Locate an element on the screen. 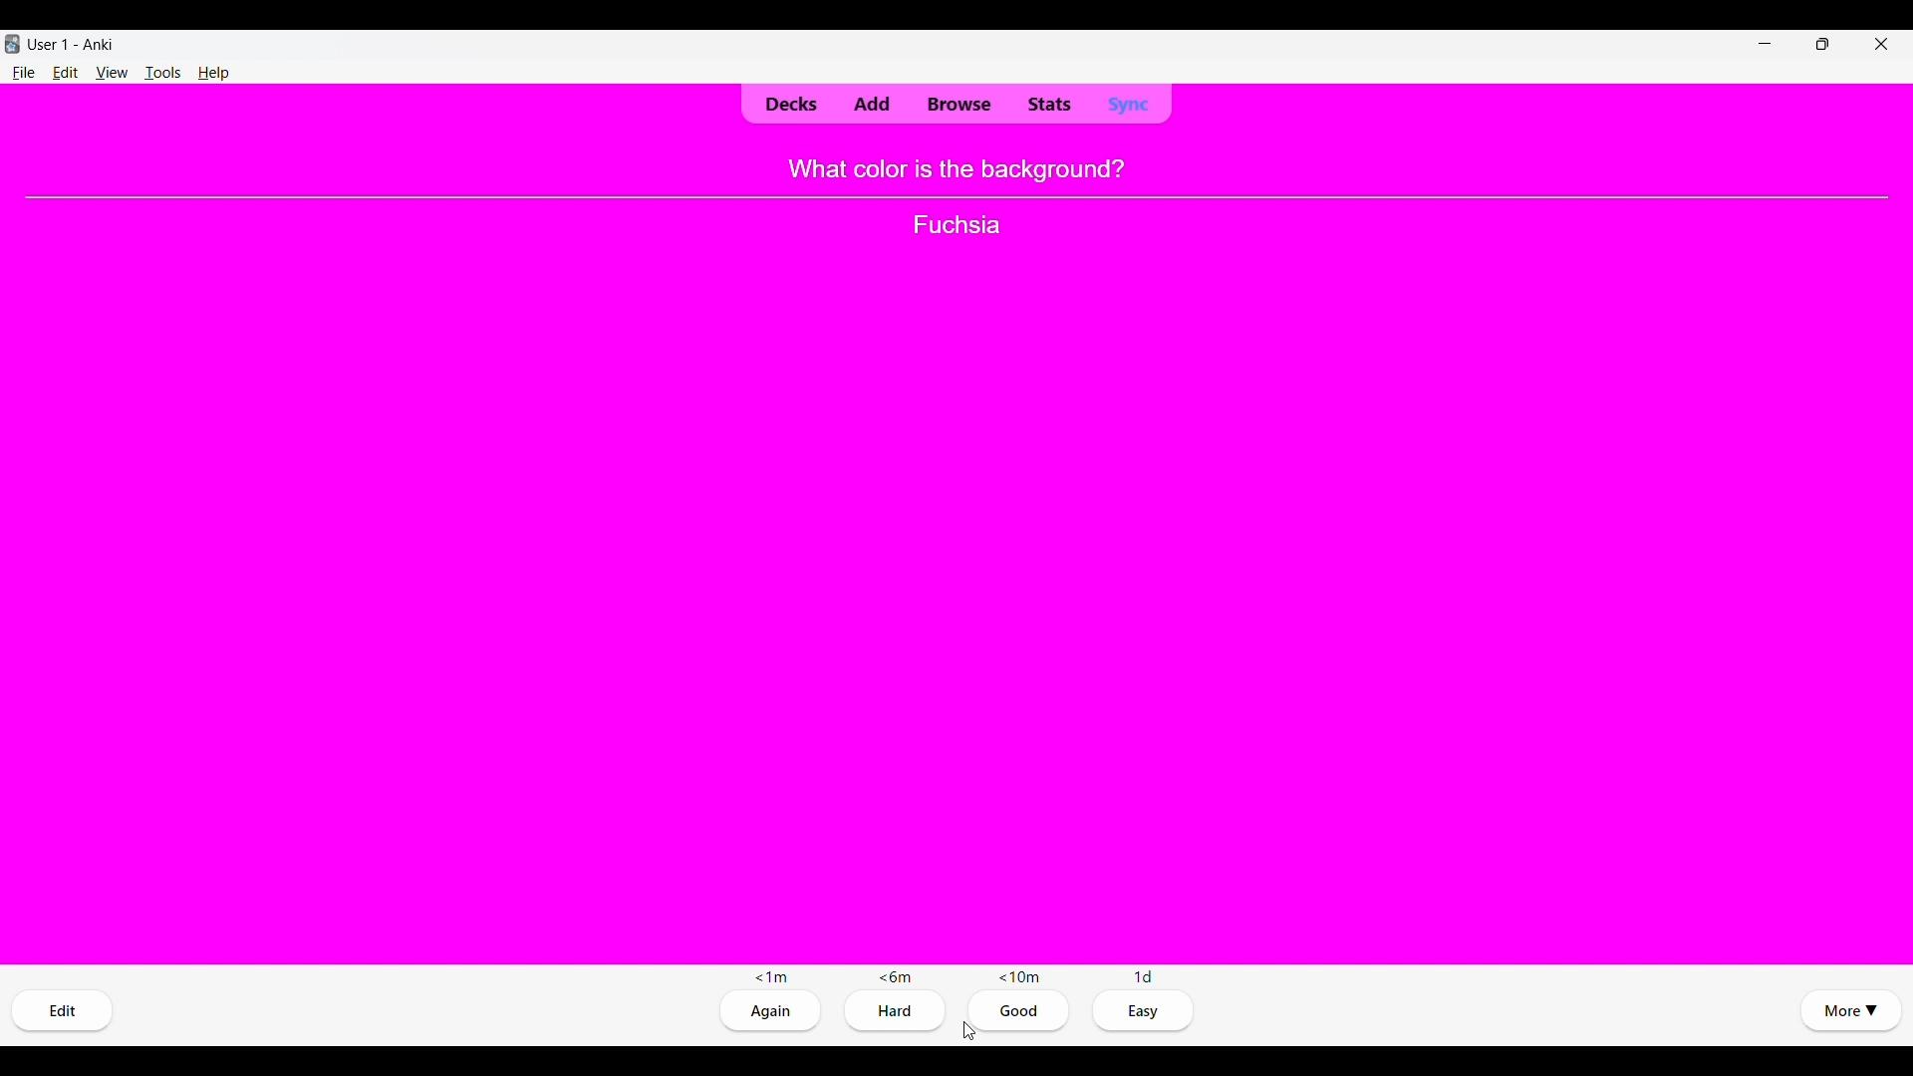 Image resolution: width=1913 pixels, height=1076 pixels. Question is located at coordinates (956, 168).